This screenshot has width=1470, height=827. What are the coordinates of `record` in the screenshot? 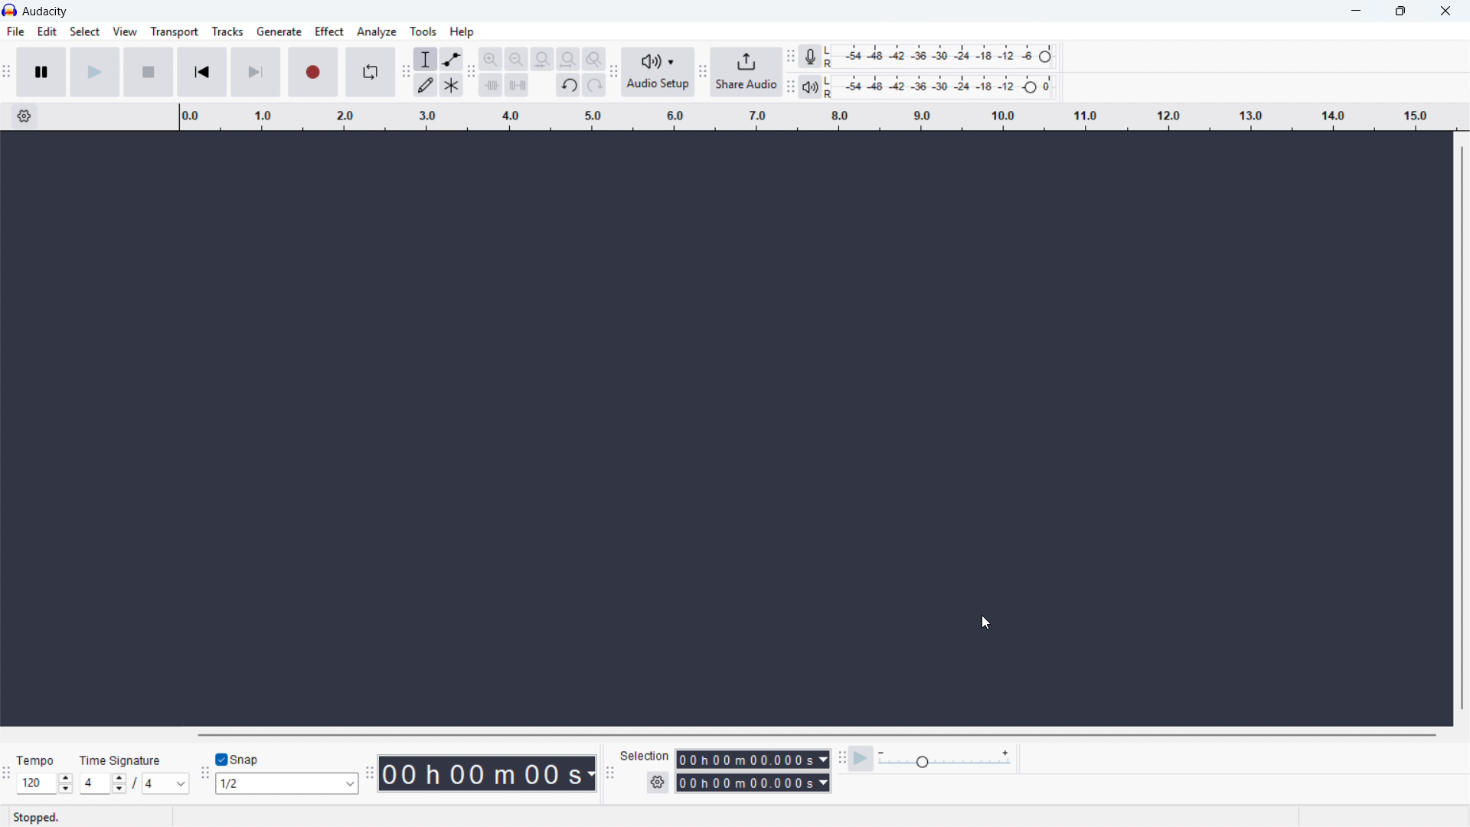 It's located at (312, 71).